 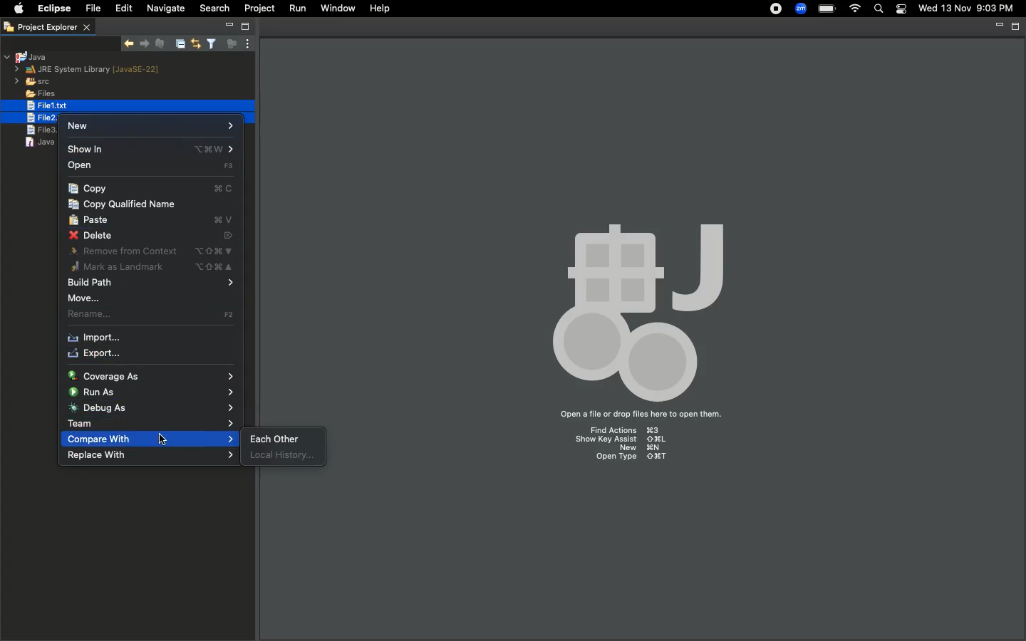 I want to click on Zoom, so click(x=801, y=9).